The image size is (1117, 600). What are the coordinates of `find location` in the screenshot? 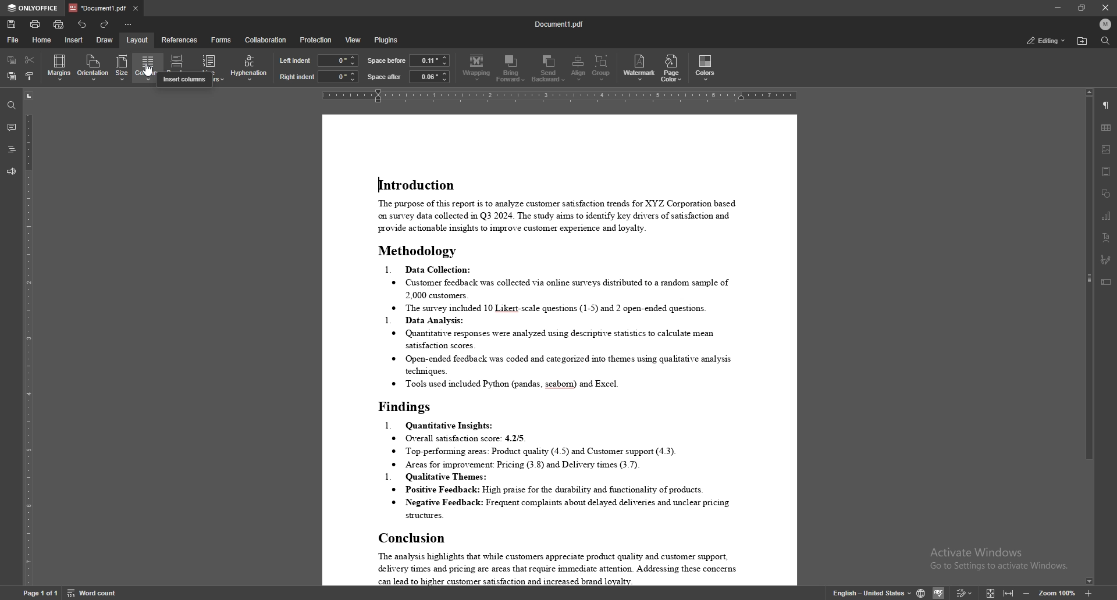 It's located at (1083, 41).